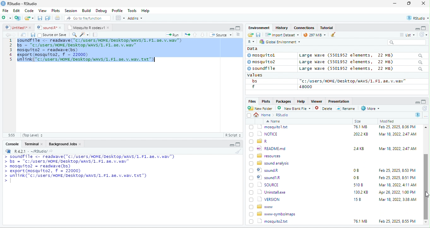 The image size is (430, 228). I want to click on 349K8, so click(360, 150).